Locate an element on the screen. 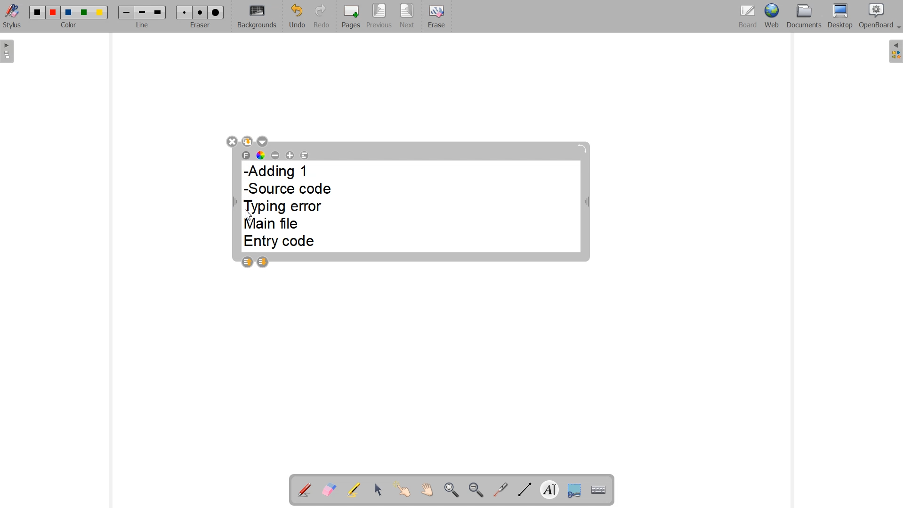 The width and height of the screenshot is (903, 508). Zoom in is located at coordinates (450, 490).